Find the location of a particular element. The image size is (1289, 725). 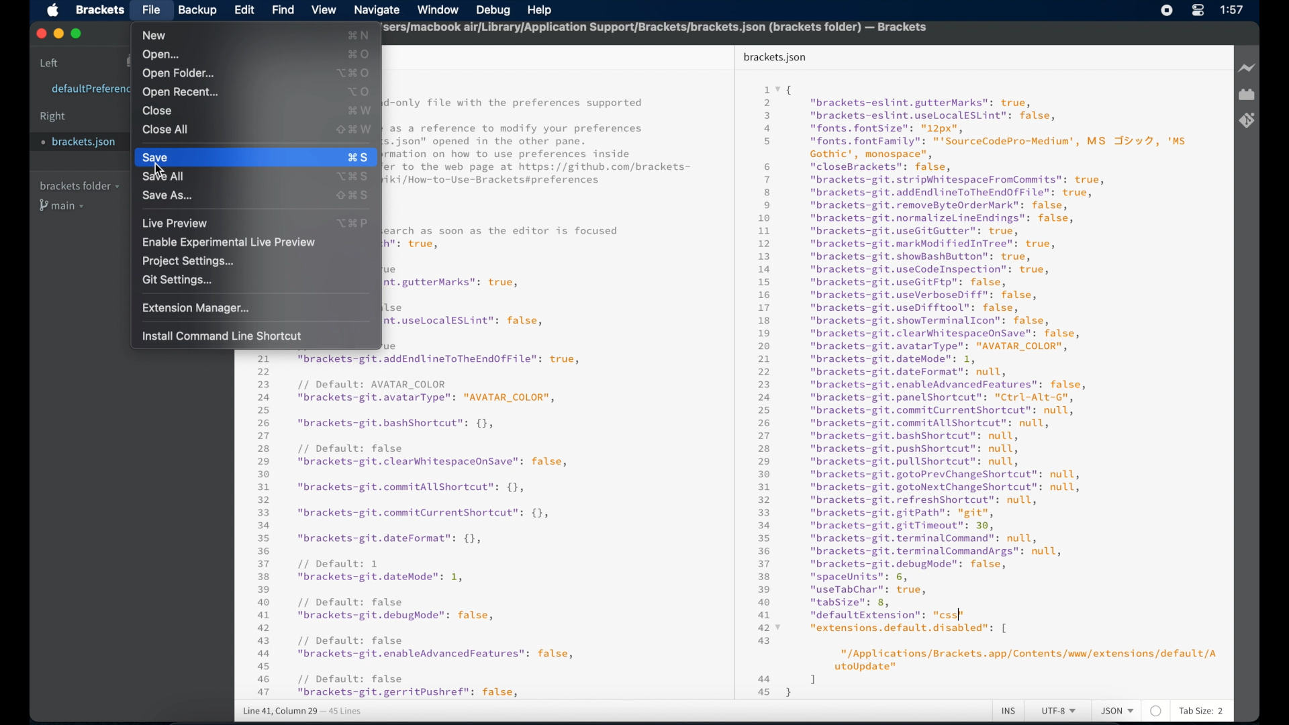

1 x{ 2 "brackets-eslint.gutterMarks": true,5 "brackets-eslint.useLocalESLint": false,a "fonts. fontSize": "12px",5 "fonts. fontFamily": "'SourceCodePro-Medium', MS Iv 7, 'MsGothic', monospace”,6 "closeBrackets": false,7 "brackets-git.stripWhitespaceFromCommits": true,8 "brackets-git.addEndlineToTheEndOfFile": true,9 "brackets-git.removeByteOrderMark": false,10 "brackets-git.normalizeLineEndings": false,1 "brackets-git.useGitGutter": true,12 "brackets-git.markModifiedInTree": true,13 "brackets-git.showBashButton": true,14 "brackets-git.useCodeInspection": true,15 "brackets-git.useGitFtp": false,16 "brackets-git.useVerboseDiff": false,17 "brackets-git.useDifftool": false,18 "brackets-git.showTerminalIcon": false,19 "brackets-git.clearWhitespaceOnsave": false,20 "brackets-git.avatarType": "AVATAR_COLOR",21 "brackets-git.dateMode": 1,22 "brackets-git.dateFormat": null,23 "brackets-git.enableAdvancedFeatures": false,24 "brackets-git.panelShortcut": "Ctrl-Alt-G",25 "brackets-git.commitCurrentShortcut": null,26 "brackets-git.commitAllShortcut": null,27 "brackets-git.bashshortcut": null,28 "brackets-git.pushshortcut": null,29 "brackets-git.pullShortcut": null,30 "brackets-git.gotoPrevChangeShortcut": null,31 "brackets-git.gotoNextChangeShortcut": null,32 "brackets-git.refreshShortcut": null,33 "brackets-git.gitPath": "git",34 "brackets-git.gitTimeout": 30,35 "brackets-git.terminalCommand": null,36 "brackets-git.terminalCommandArgs": null,37 "brackets-git.debugMode": false,38 "spaceUnits": 6,39 "useTabChar": true,40 "tabSize": 8,a1 "defaultExtension": "css"427 “extensions.default.disabled": [43"/Applications/Brackets.app/Contents/www/extensions/default/AutoUpdate"44 145 } is located at coordinates (988, 388).